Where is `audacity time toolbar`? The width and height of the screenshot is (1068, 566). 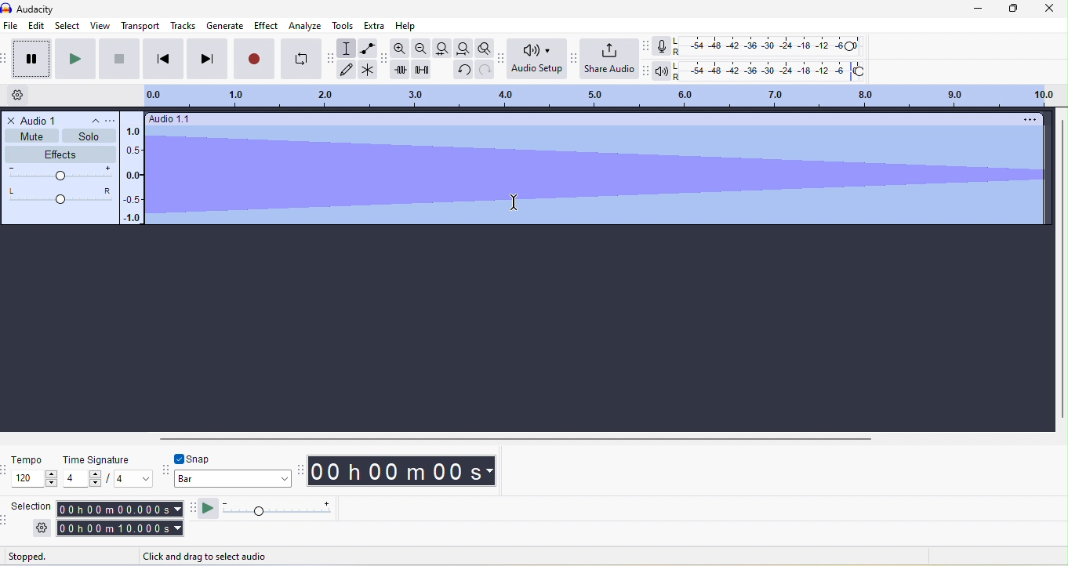
audacity time toolbar is located at coordinates (301, 469).